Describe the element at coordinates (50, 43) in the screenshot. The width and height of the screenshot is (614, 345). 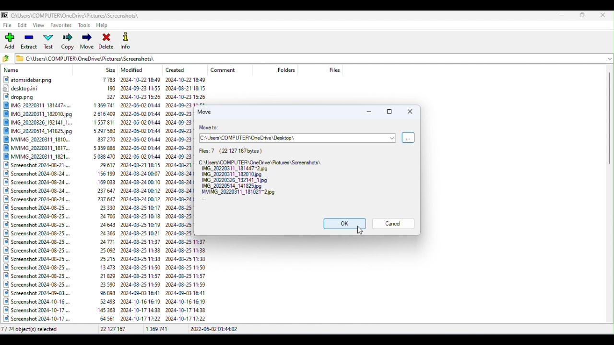
I see `Test` at that location.